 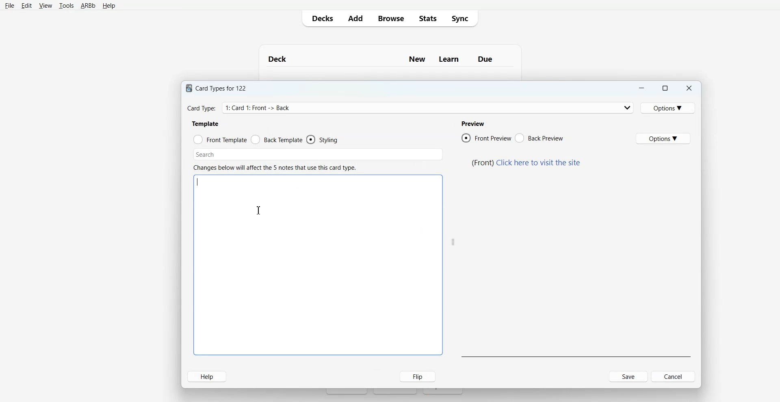 I want to click on text 5, so click(x=526, y=162).